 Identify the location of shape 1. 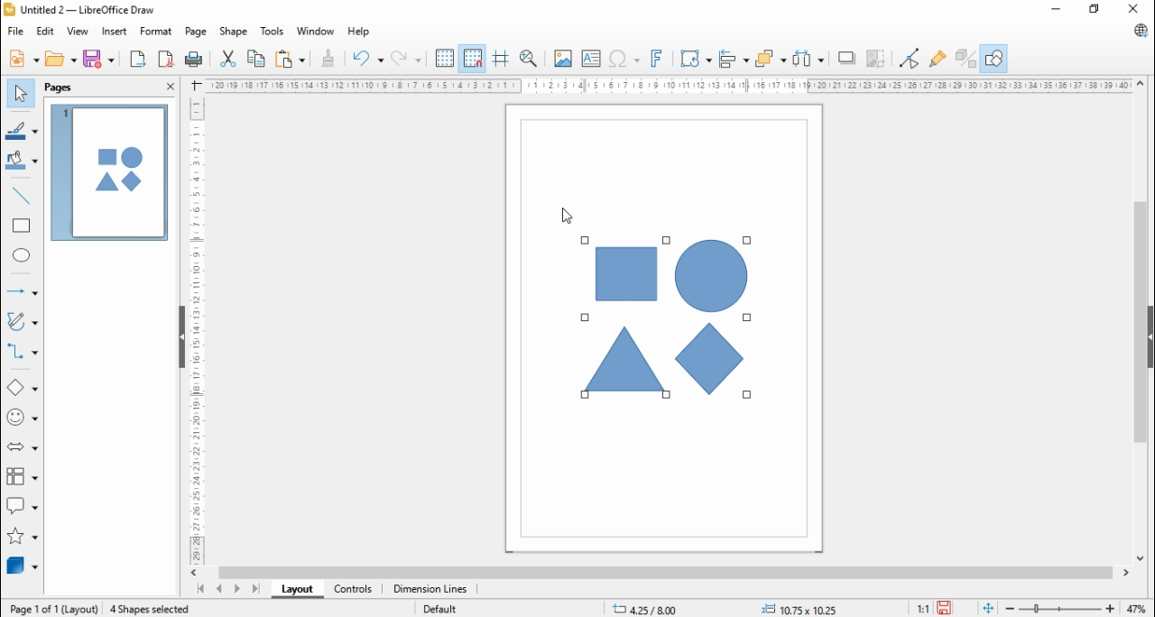
(625, 274).